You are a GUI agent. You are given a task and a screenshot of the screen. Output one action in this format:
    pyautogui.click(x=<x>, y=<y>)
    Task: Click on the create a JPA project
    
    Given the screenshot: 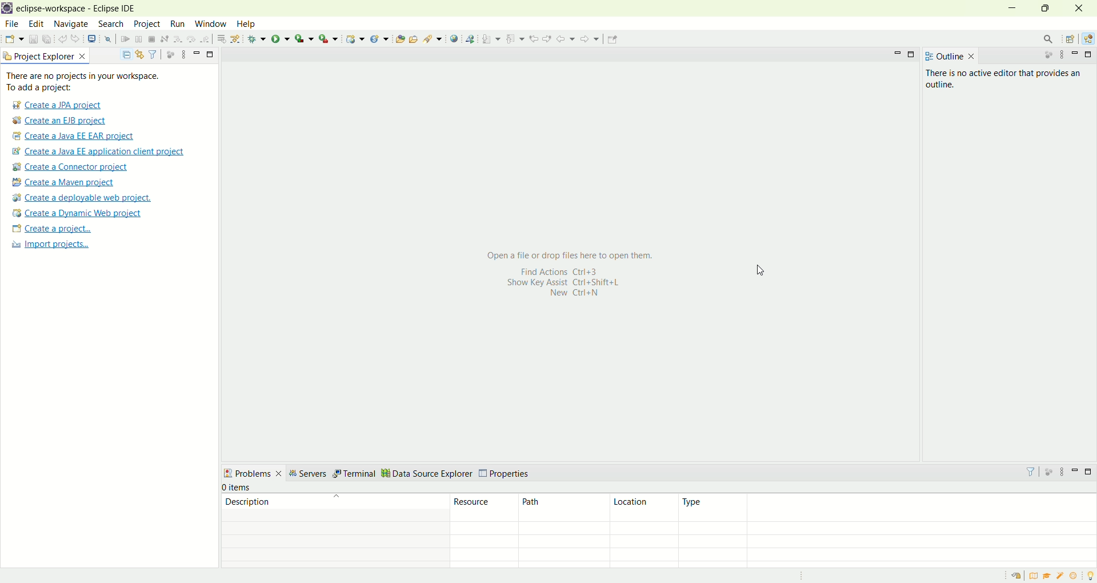 What is the action you would take?
    pyautogui.click(x=58, y=106)
    